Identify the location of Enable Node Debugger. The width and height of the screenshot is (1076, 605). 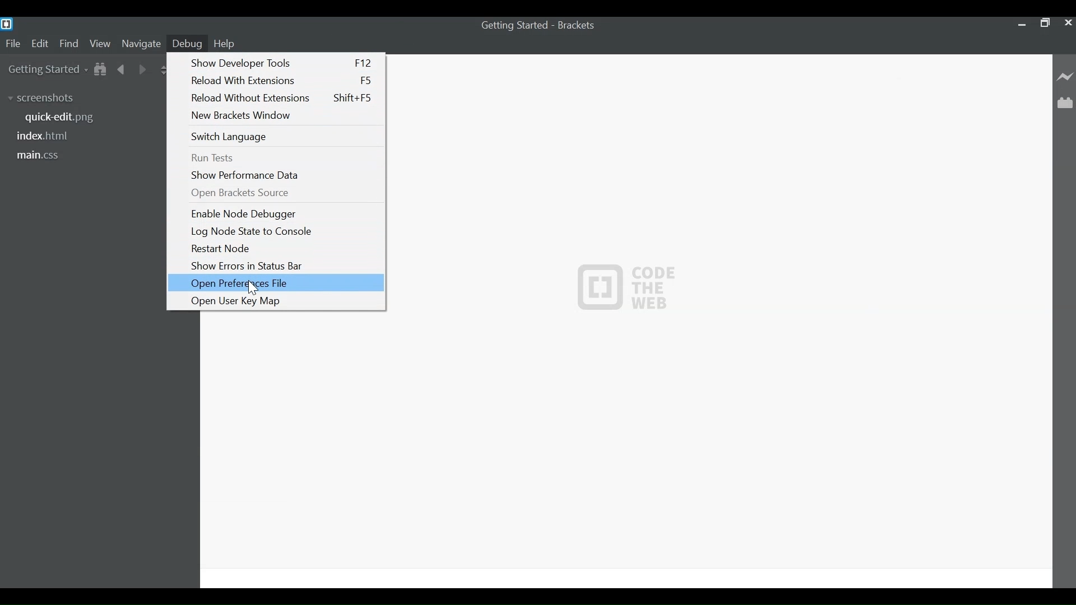
(284, 213).